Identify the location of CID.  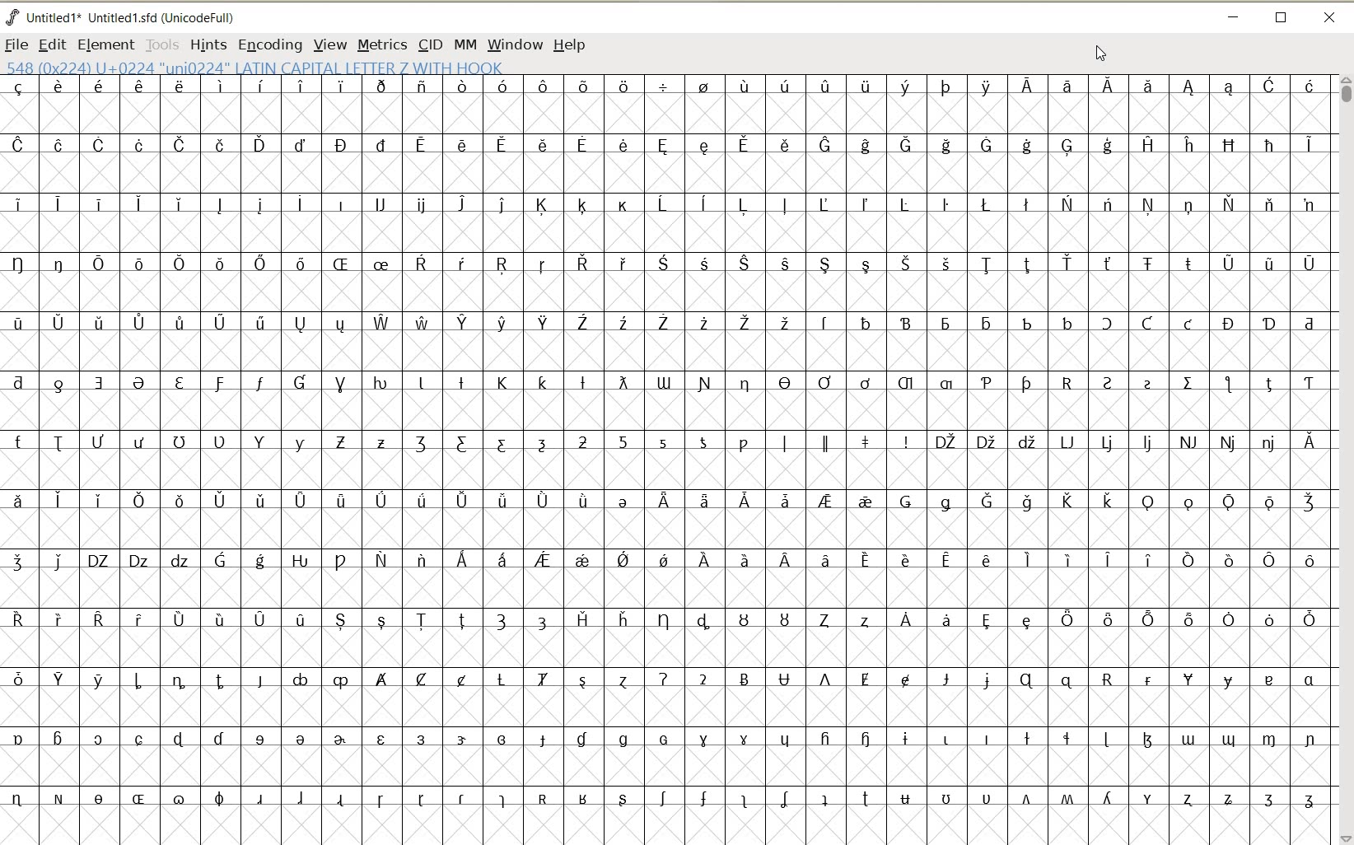
(430, 46).